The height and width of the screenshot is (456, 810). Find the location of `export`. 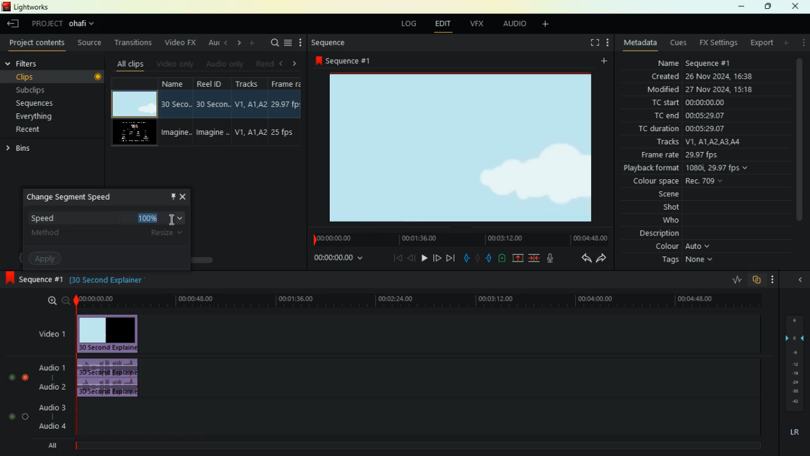

export is located at coordinates (761, 43).